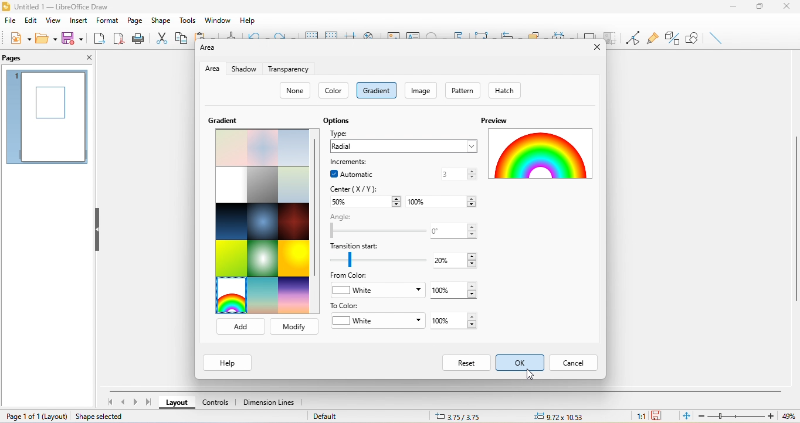 This screenshot has height=423, width=800. Describe the element at coordinates (122, 402) in the screenshot. I see `previous page` at that location.